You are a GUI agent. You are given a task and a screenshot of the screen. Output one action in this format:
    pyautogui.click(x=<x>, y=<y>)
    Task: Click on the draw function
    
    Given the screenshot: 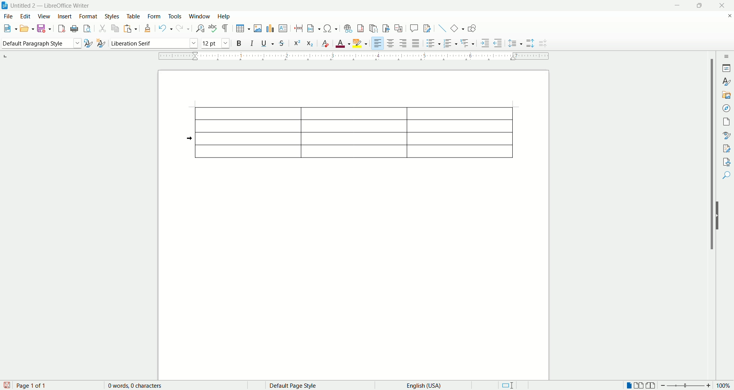 What is the action you would take?
    pyautogui.click(x=471, y=28)
    